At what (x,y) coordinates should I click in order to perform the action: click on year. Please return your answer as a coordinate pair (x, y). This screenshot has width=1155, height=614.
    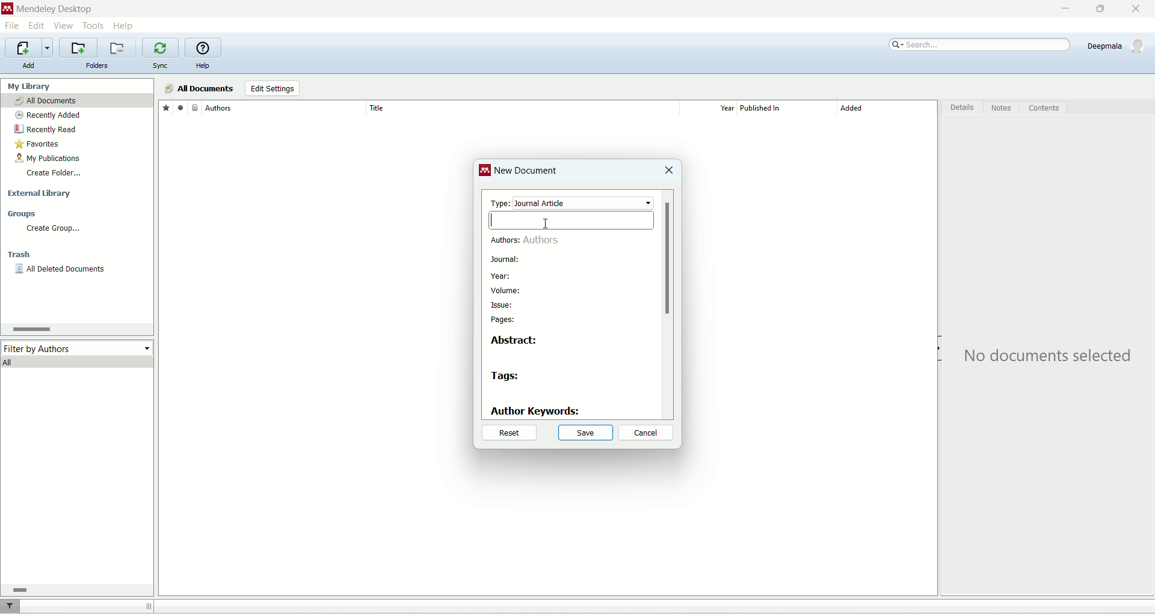
    Looking at the image, I should click on (712, 108).